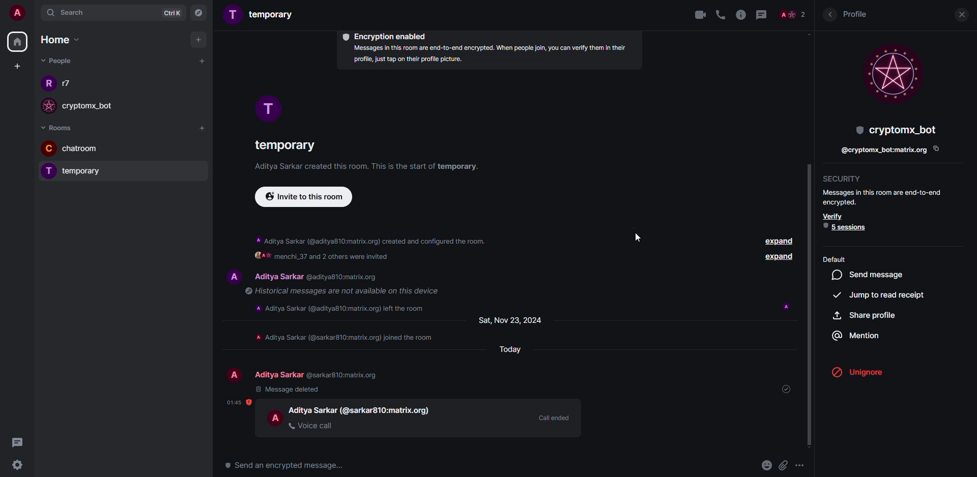 The height and width of the screenshot is (477, 977). What do you see at coordinates (168, 12) in the screenshot?
I see `ctrlK` at bounding box center [168, 12].